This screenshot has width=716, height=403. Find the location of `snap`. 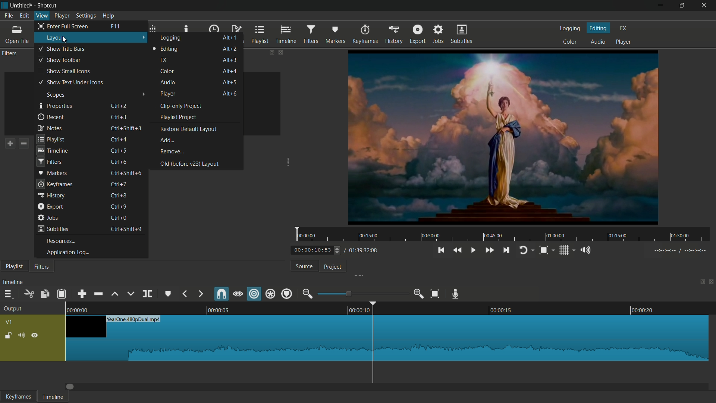

snap is located at coordinates (221, 294).